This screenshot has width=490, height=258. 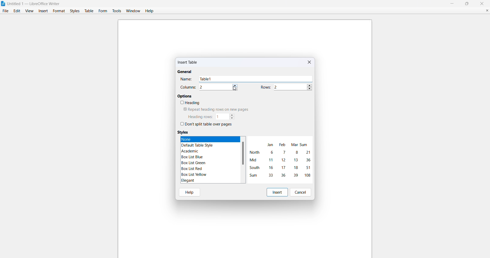 What do you see at coordinates (188, 87) in the screenshot?
I see `columns` at bounding box center [188, 87].